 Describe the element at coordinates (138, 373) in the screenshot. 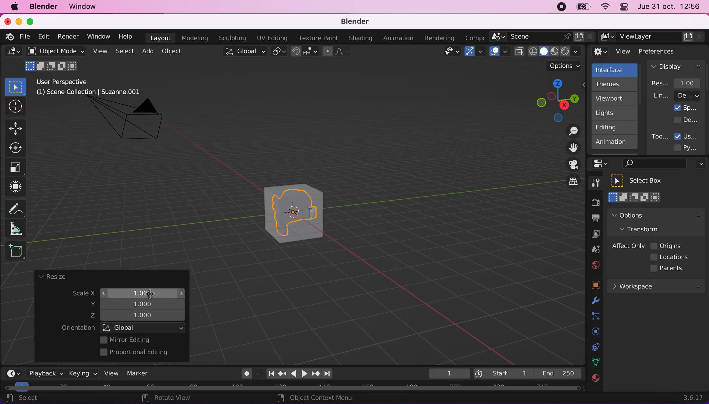

I see `marker` at that location.